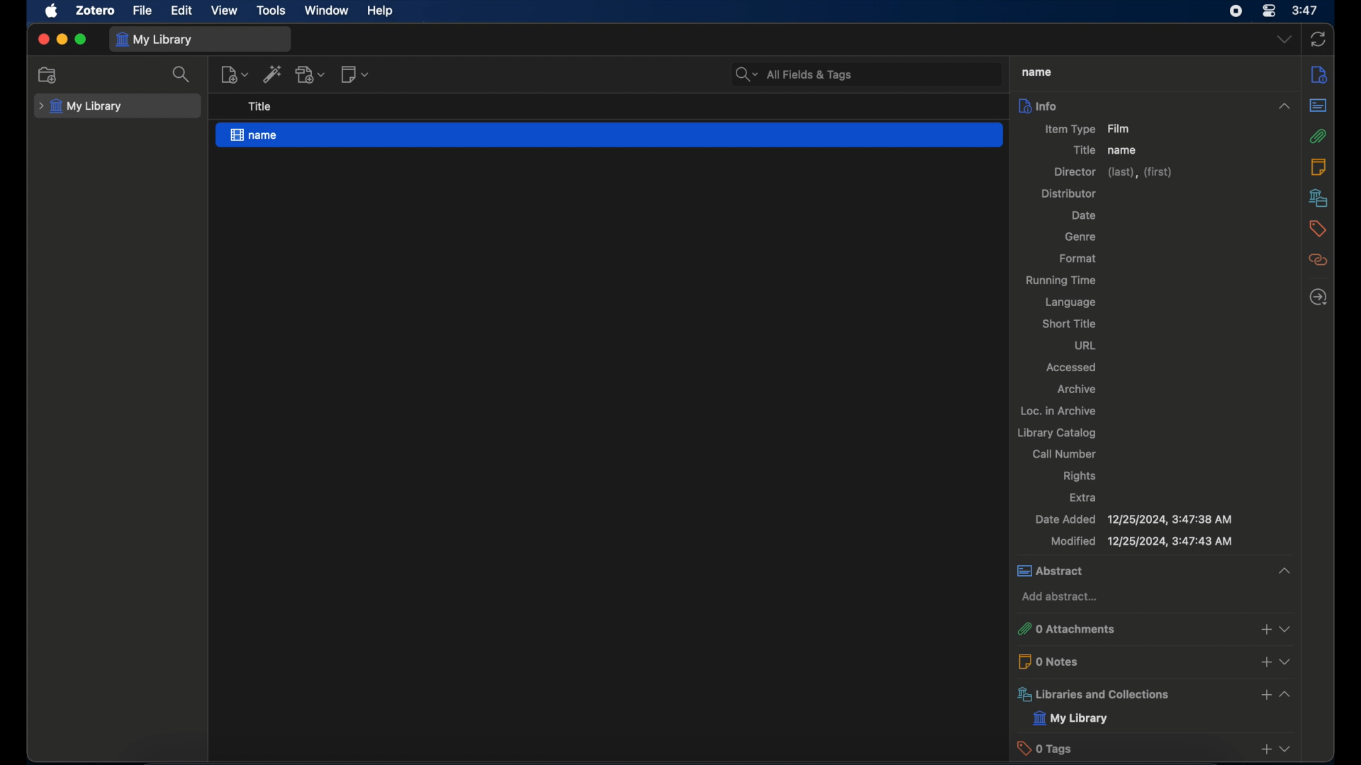 This screenshot has height=765, width=1361. Describe the element at coordinates (1290, 662) in the screenshot. I see `dropdown` at that location.